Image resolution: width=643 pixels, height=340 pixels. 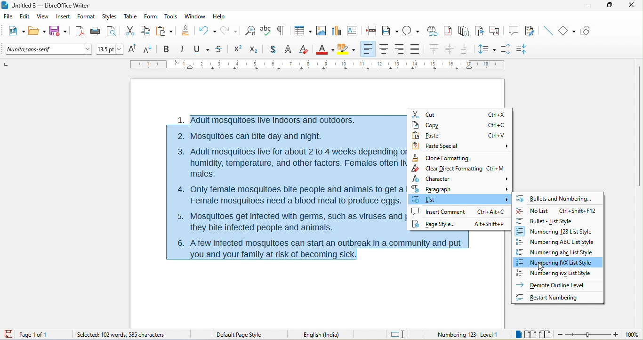 What do you see at coordinates (44, 16) in the screenshot?
I see `view` at bounding box center [44, 16].